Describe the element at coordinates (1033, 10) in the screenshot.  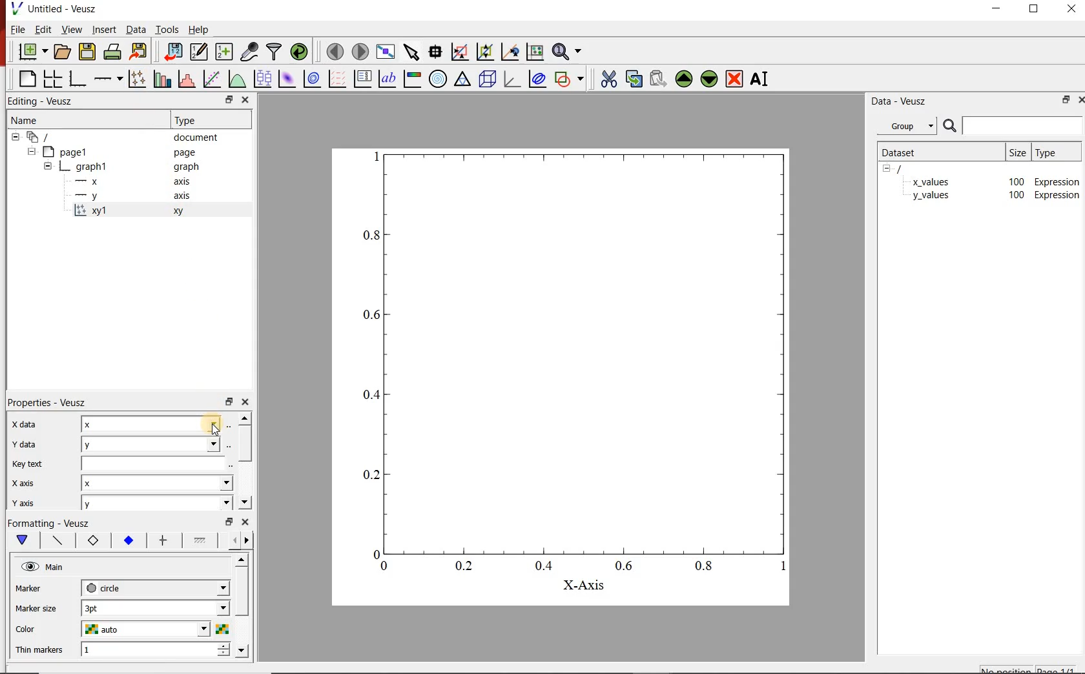
I see `restore down` at that location.